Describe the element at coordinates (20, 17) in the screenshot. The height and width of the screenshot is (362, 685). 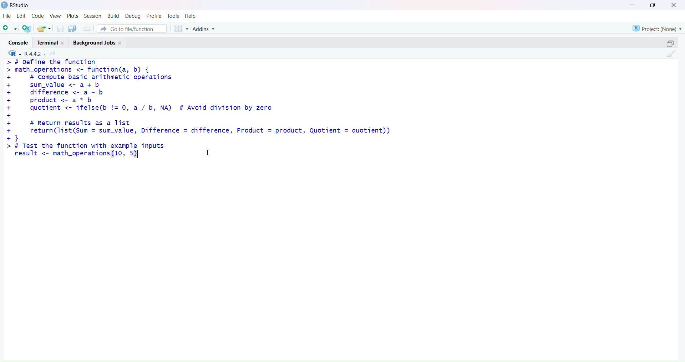
I see `Edit` at that location.